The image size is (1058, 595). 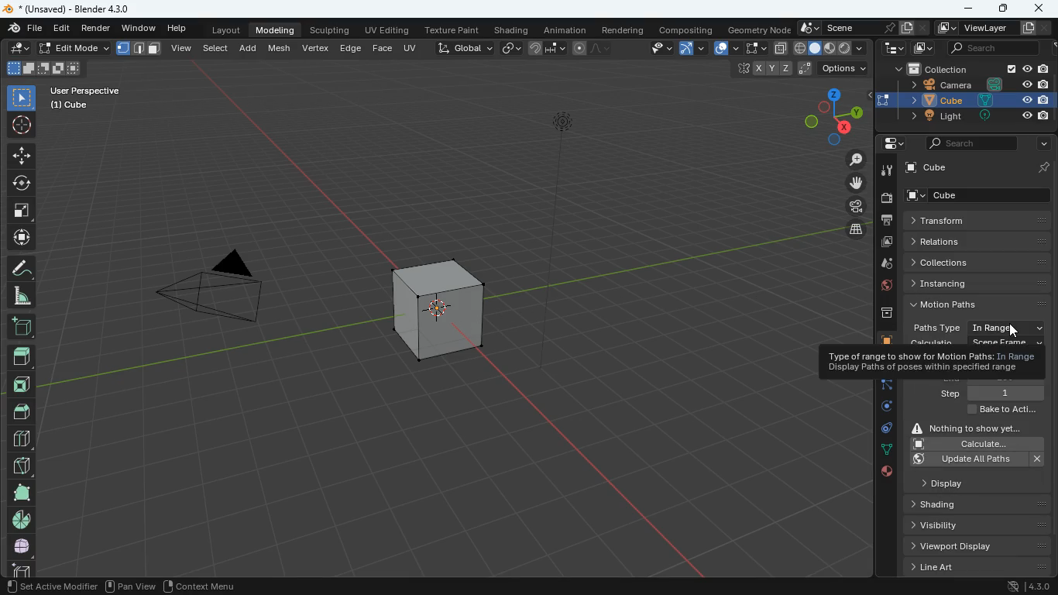 I want to click on light, so click(x=976, y=116).